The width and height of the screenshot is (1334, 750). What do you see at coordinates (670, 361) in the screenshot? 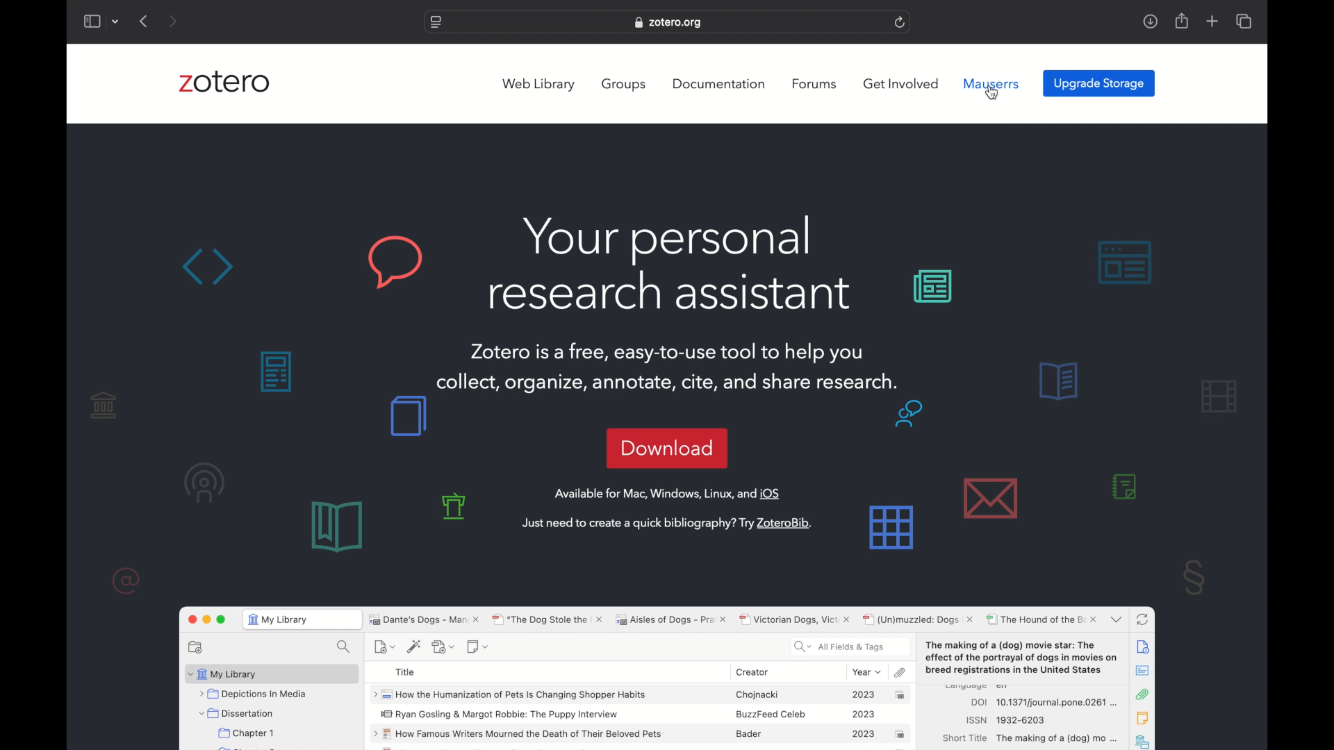
I see `Zotero is a free, easy-to-use tool to help youcollect, organize, annotate, cite, and share research." ` at bounding box center [670, 361].